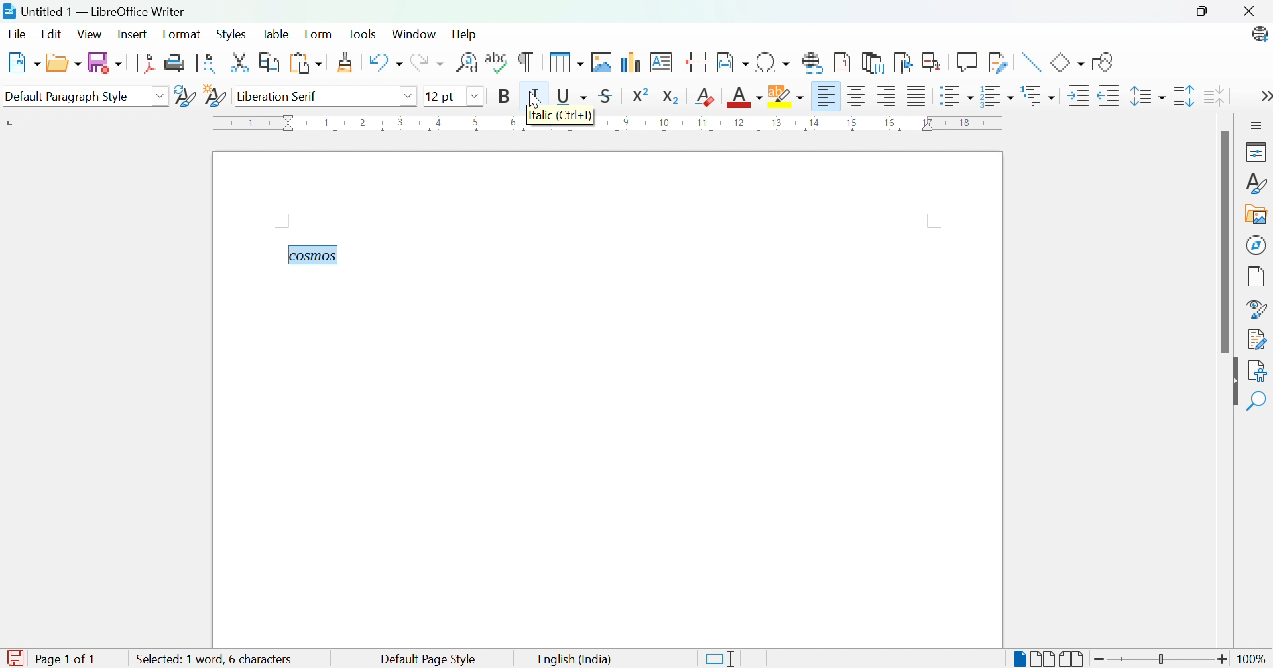 The height and width of the screenshot is (668, 1273). Describe the element at coordinates (932, 62) in the screenshot. I see `Insert cross-reference` at that location.